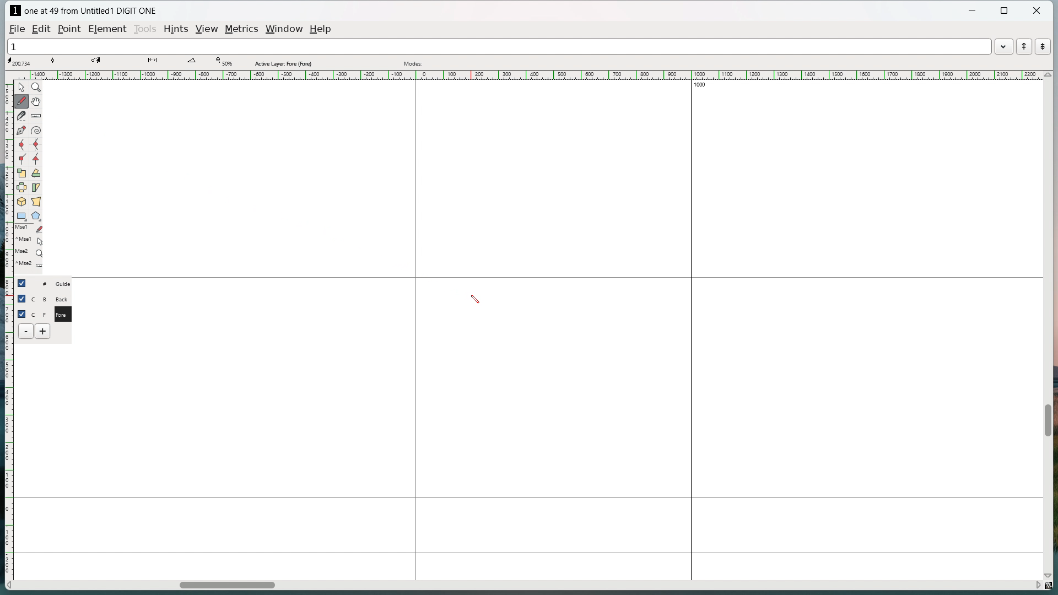 This screenshot has height=595, width=1058. I want to click on 1000, so click(705, 86).